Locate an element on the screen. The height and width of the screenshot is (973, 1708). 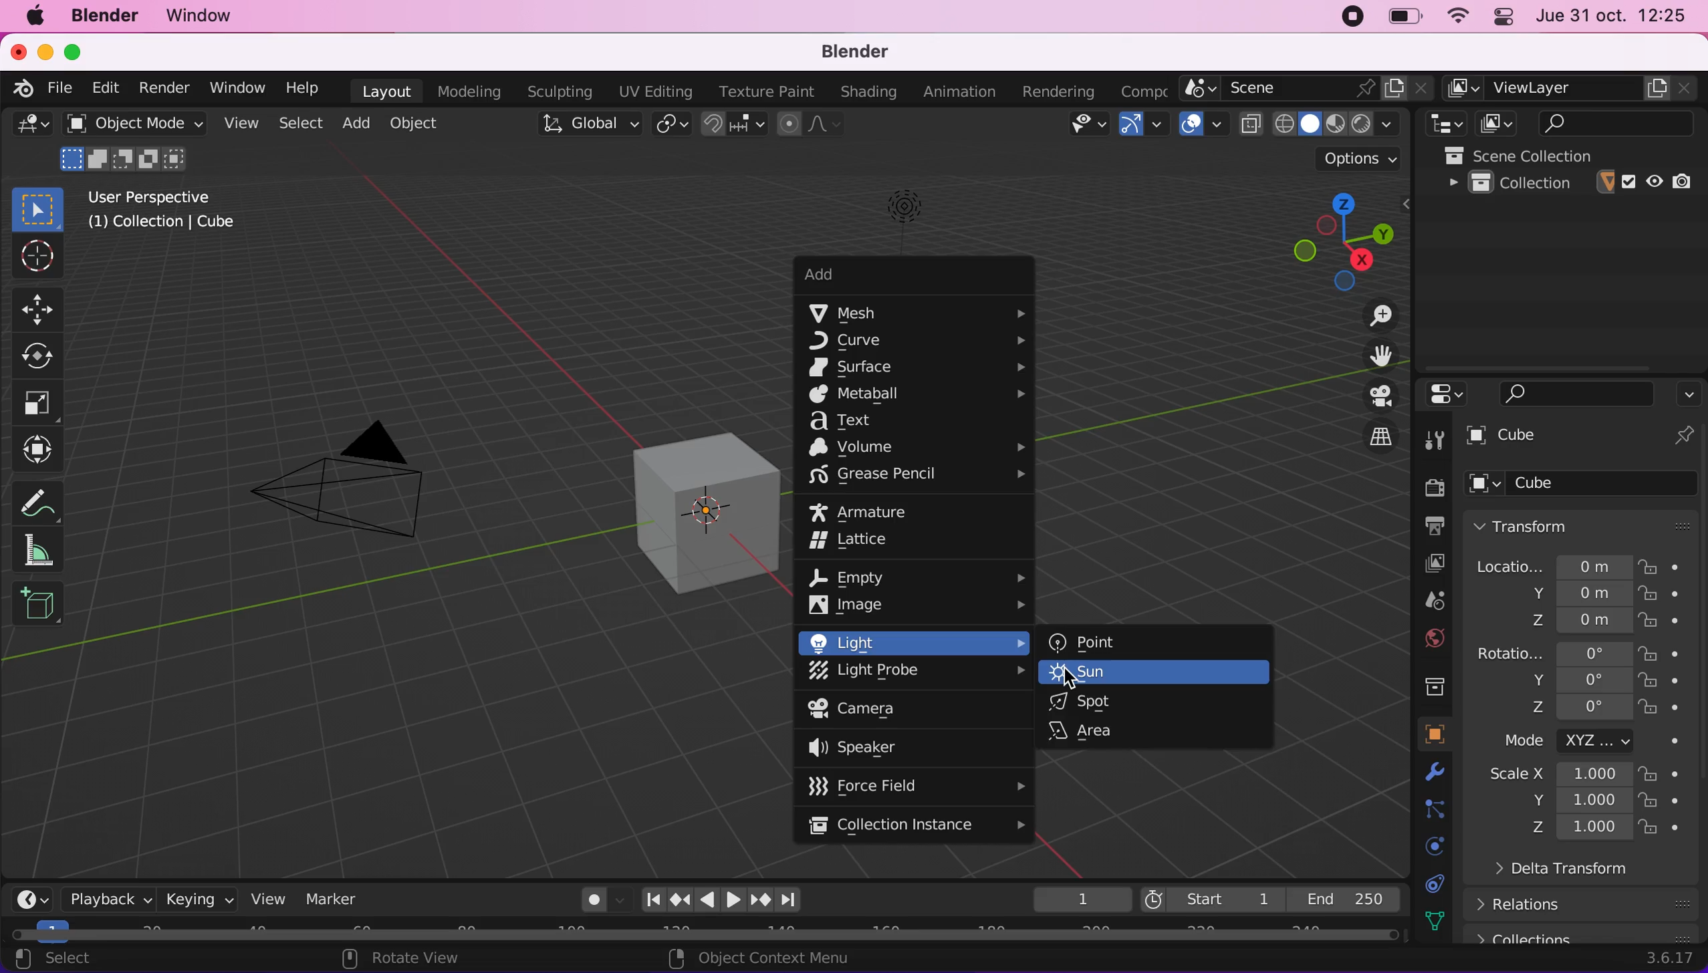
texture paint is located at coordinates (761, 91).